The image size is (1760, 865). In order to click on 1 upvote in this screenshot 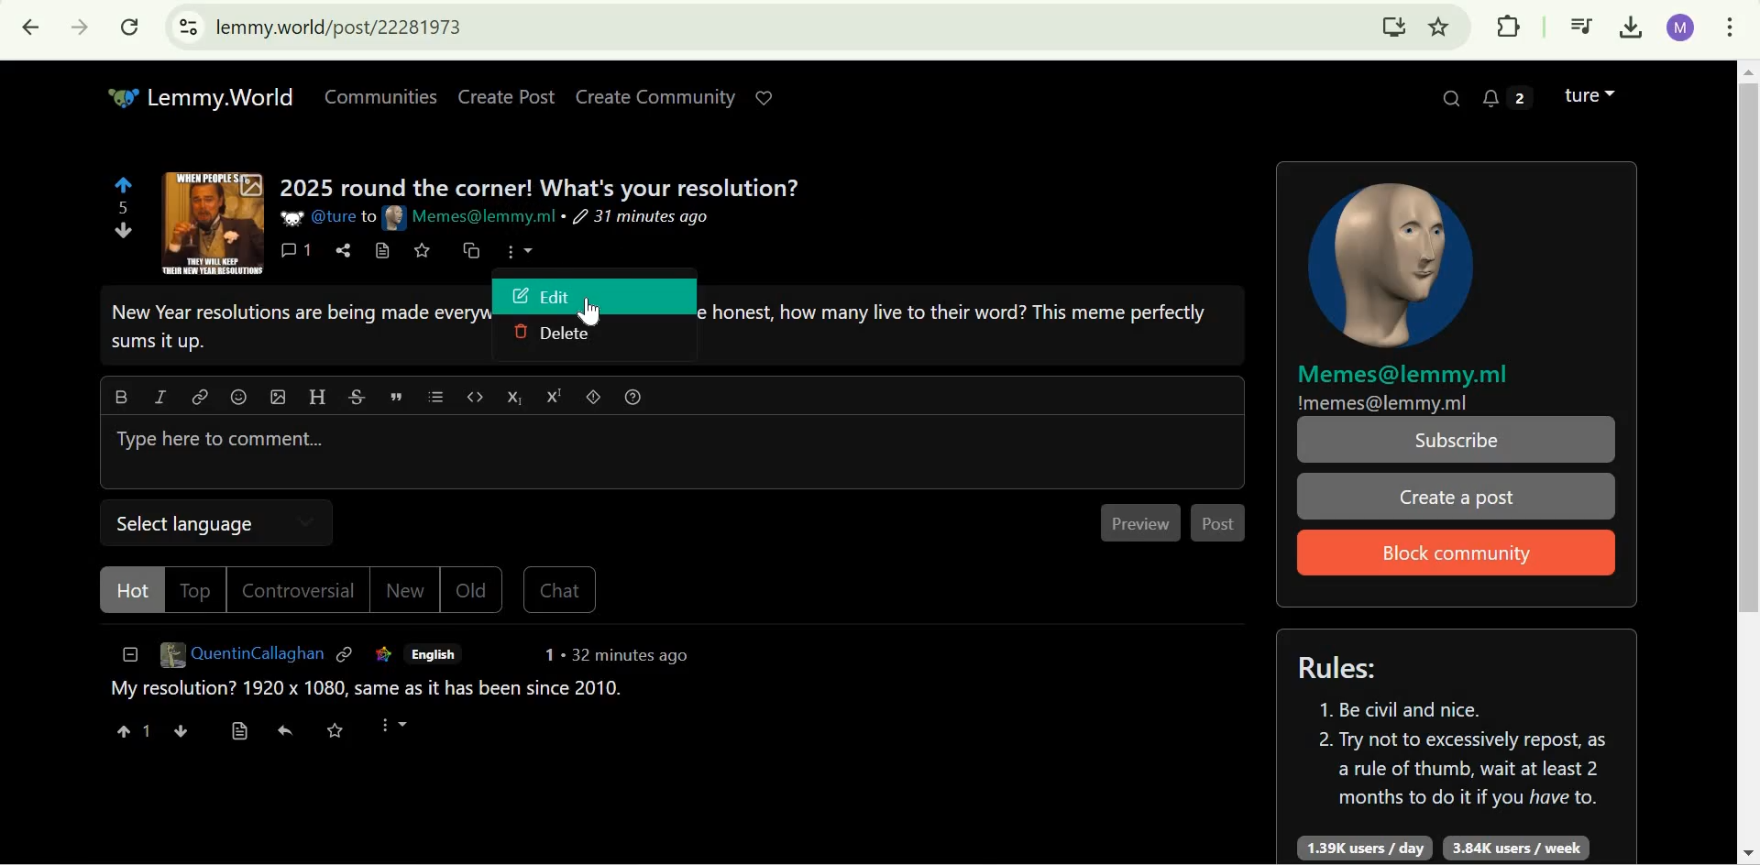, I will do `click(134, 730)`.